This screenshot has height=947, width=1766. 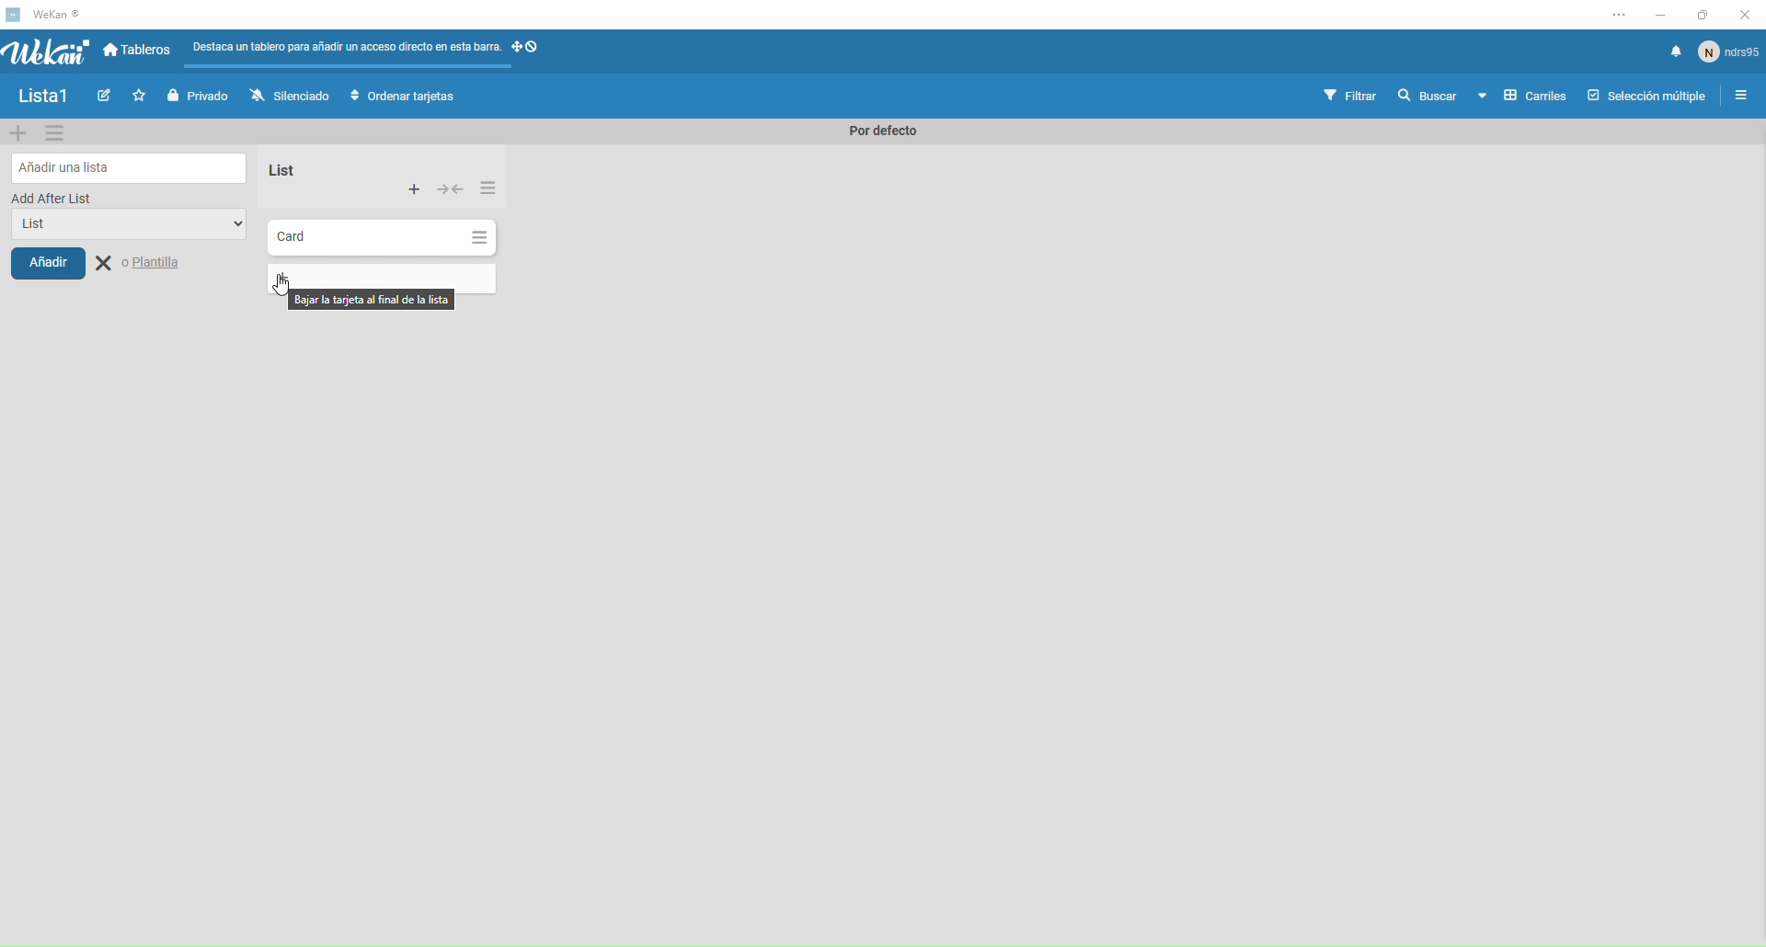 What do you see at coordinates (1521, 97) in the screenshot?
I see `Swimlines` at bounding box center [1521, 97].